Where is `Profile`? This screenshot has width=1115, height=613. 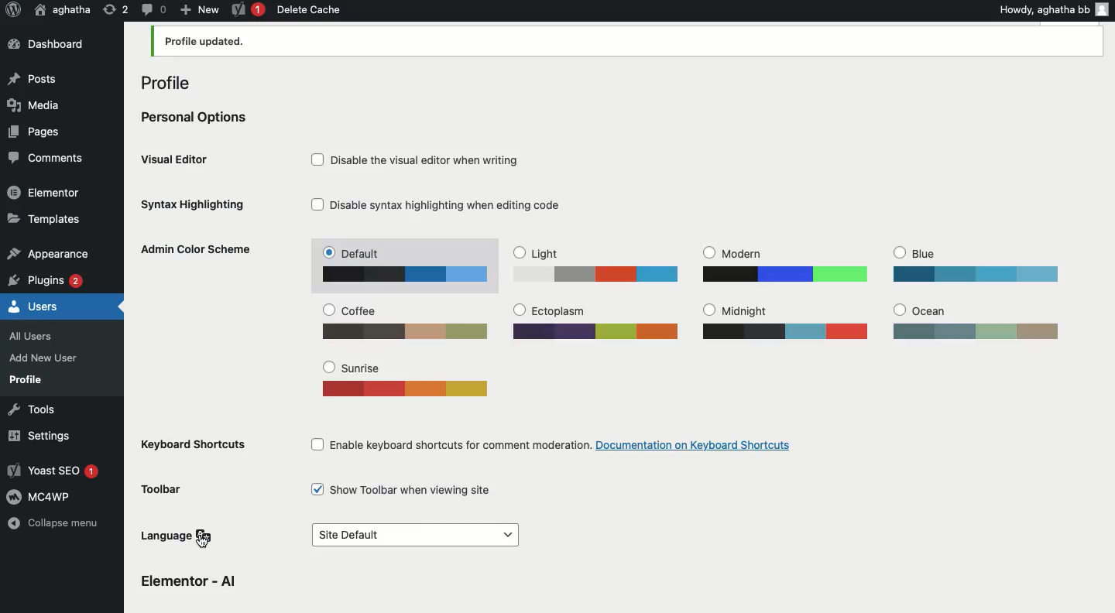
Profile is located at coordinates (26, 379).